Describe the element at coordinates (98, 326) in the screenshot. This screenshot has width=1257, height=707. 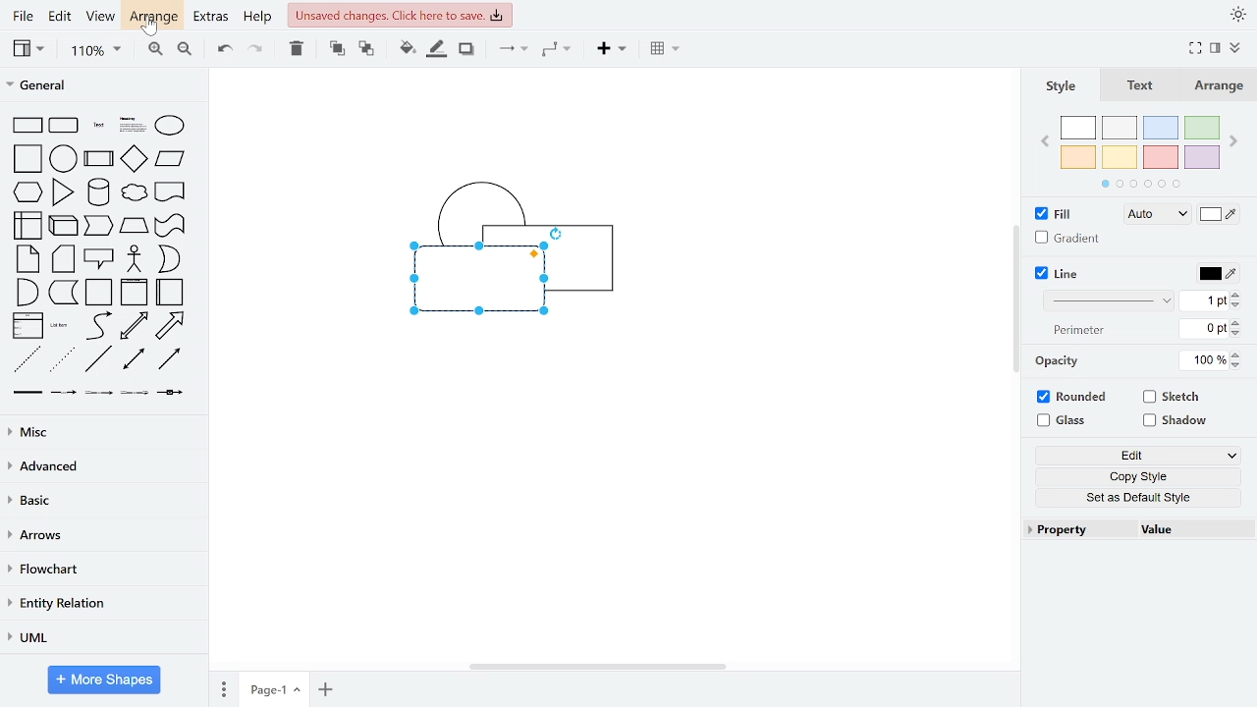
I see `curve` at that location.